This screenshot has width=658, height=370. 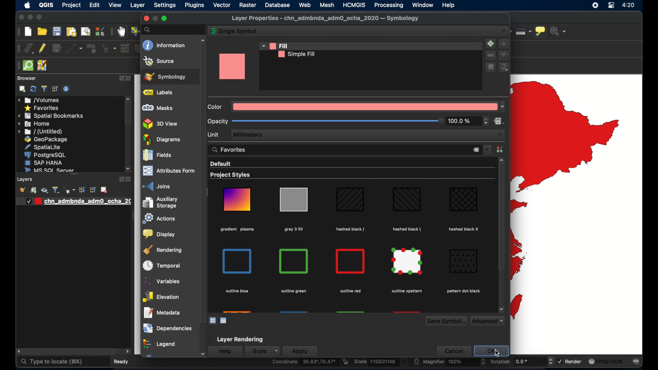 What do you see at coordinates (29, 49) in the screenshot?
I see `current edits` at bounding box center [29, 49].